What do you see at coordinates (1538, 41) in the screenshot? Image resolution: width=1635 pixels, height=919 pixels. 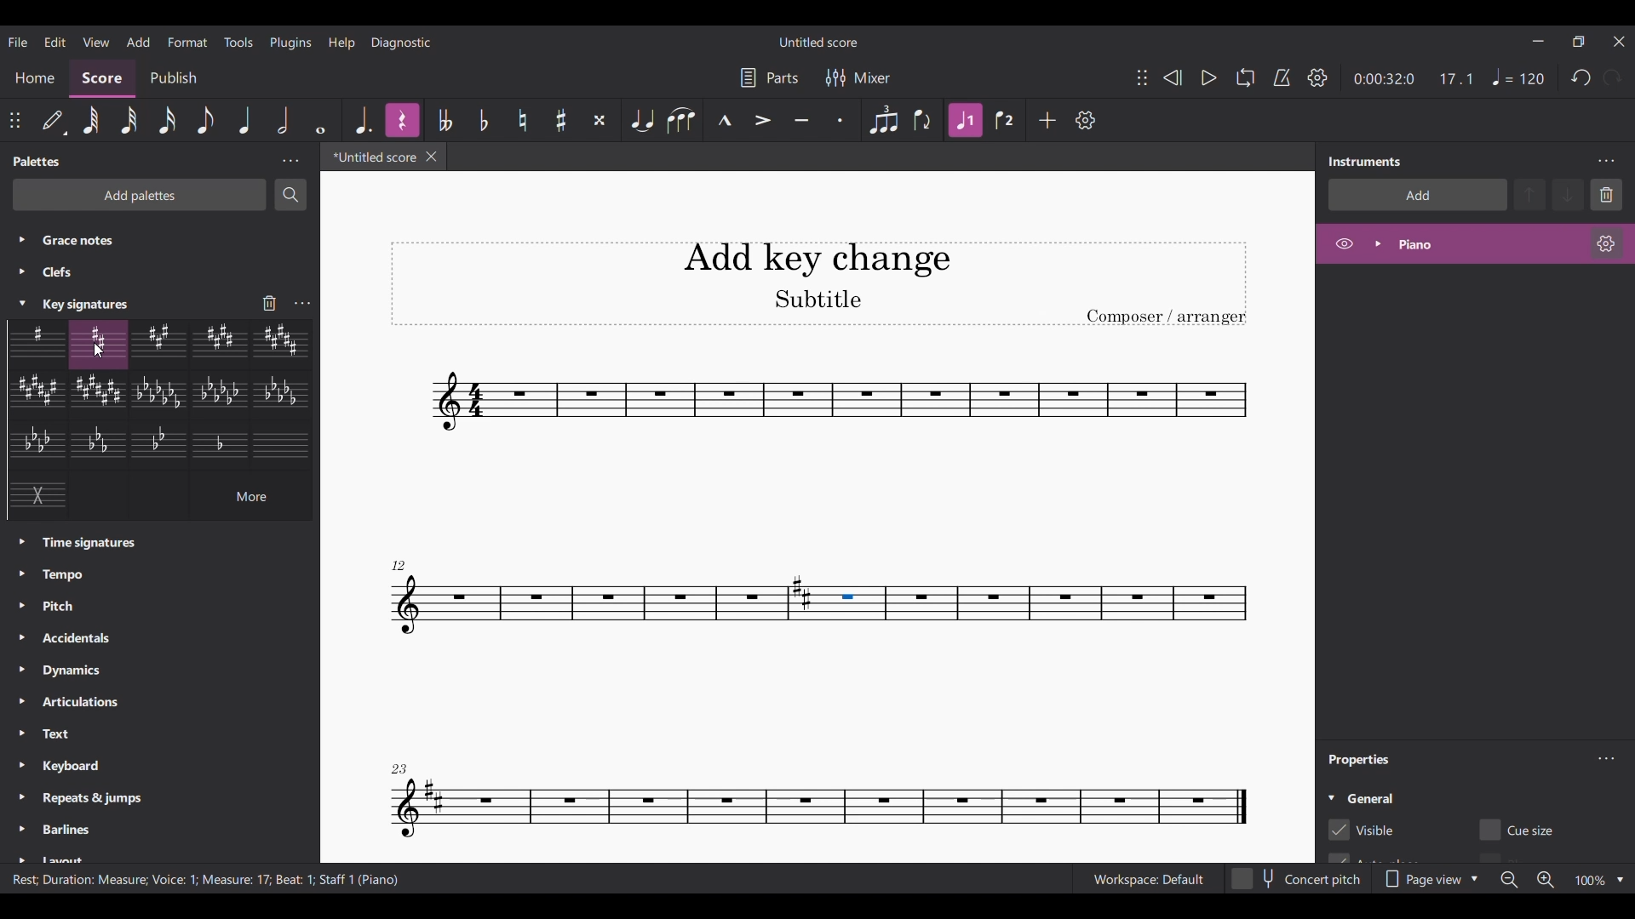 I see `Minimize` at bounding box center [1538, 41].